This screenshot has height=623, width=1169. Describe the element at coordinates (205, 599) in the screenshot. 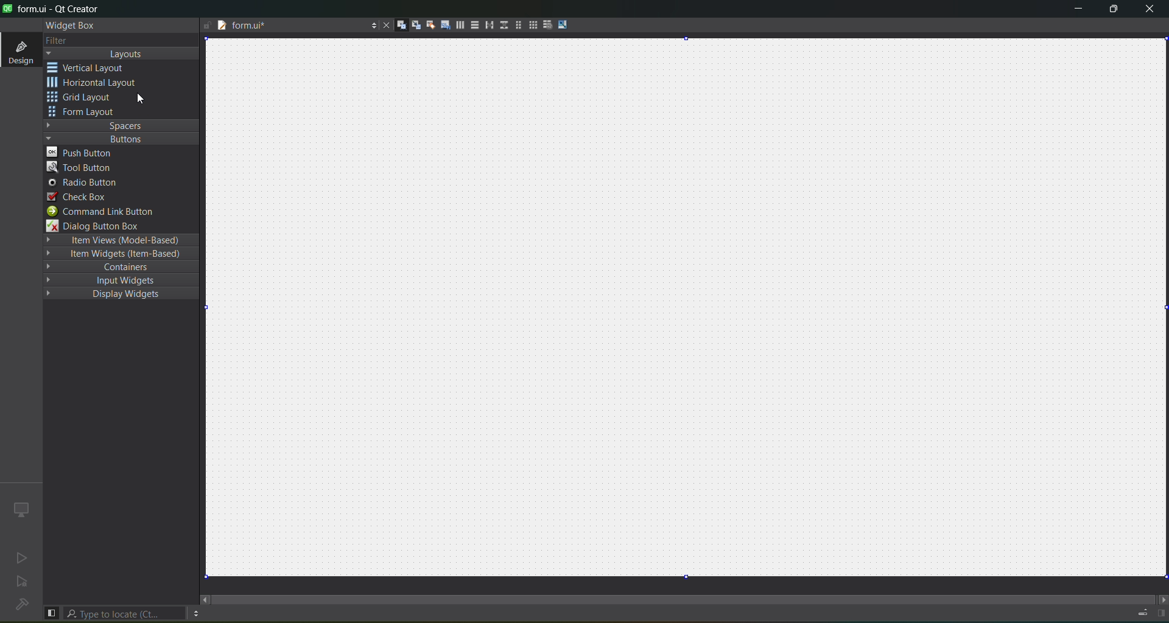

I see `move left` at that location.